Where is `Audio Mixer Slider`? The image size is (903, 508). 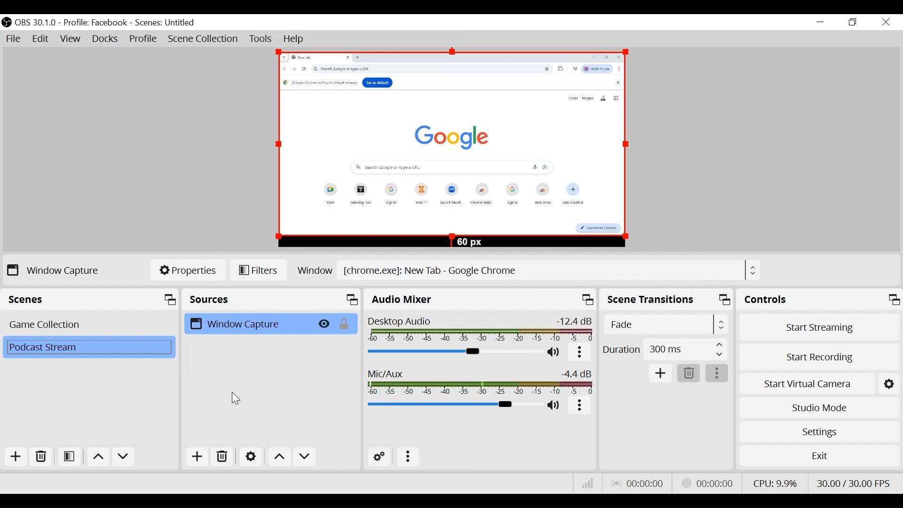 Audio Mixer Slider is located at coordinates (455, 353).